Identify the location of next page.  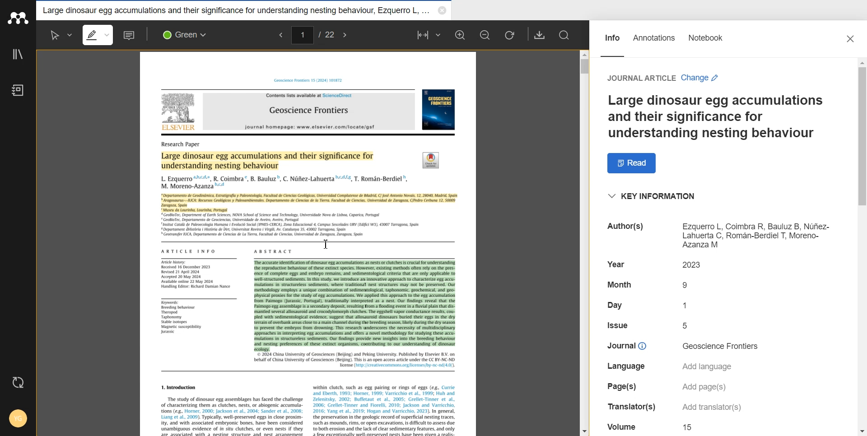
(346, 34).